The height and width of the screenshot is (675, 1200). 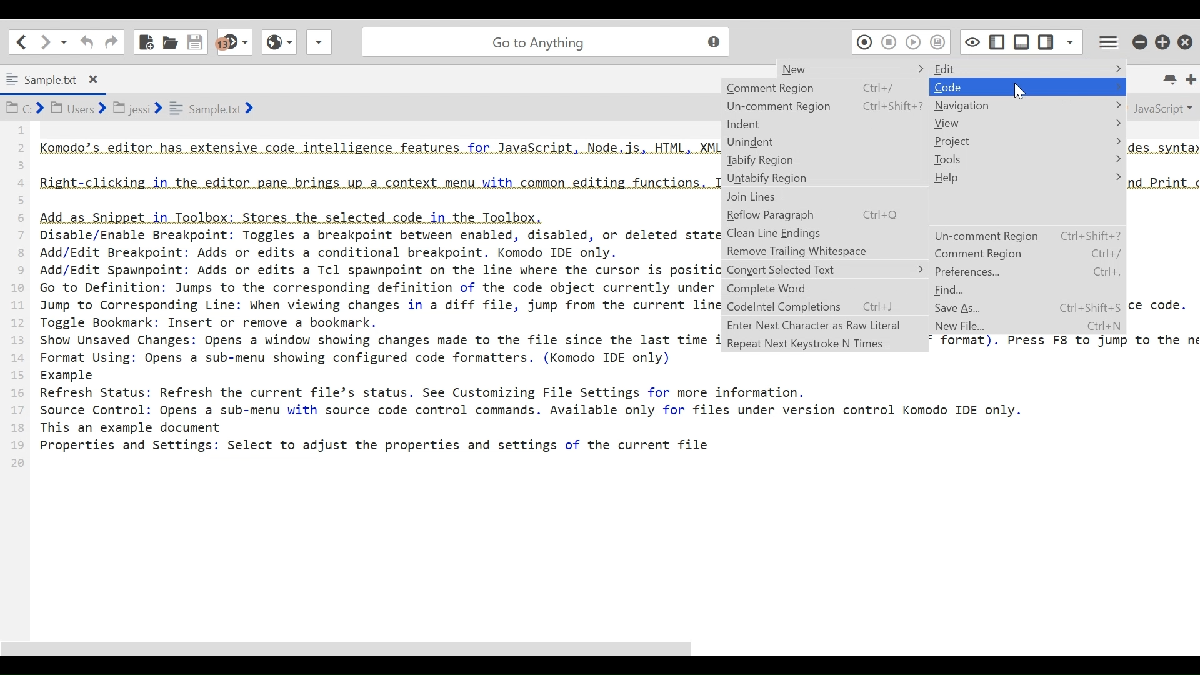 What do you see at coordinates (1027, 254) in the screenshot?
I see `Comment Region` at bounding box center [1027, 254].